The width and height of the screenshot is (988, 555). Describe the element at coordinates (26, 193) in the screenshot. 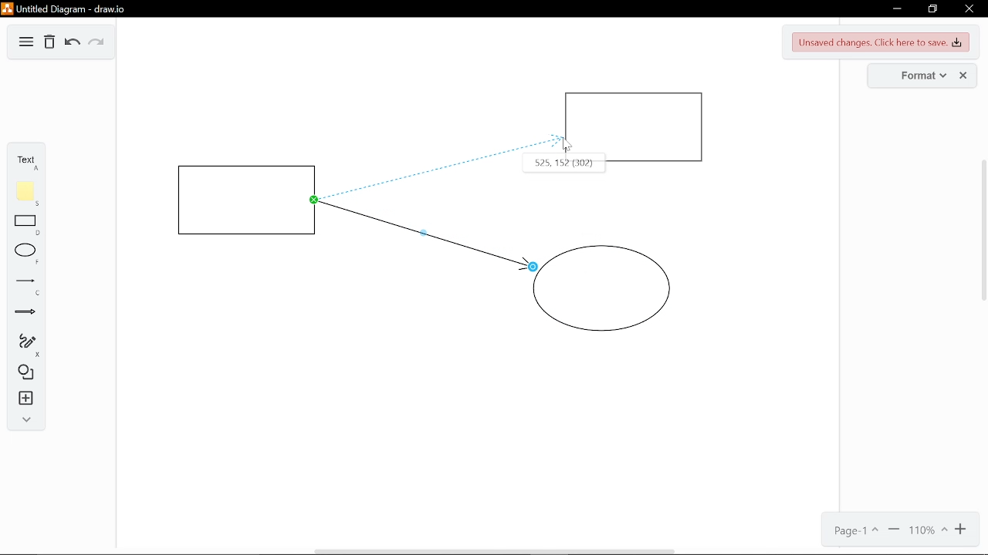

I see `Note` at that location.